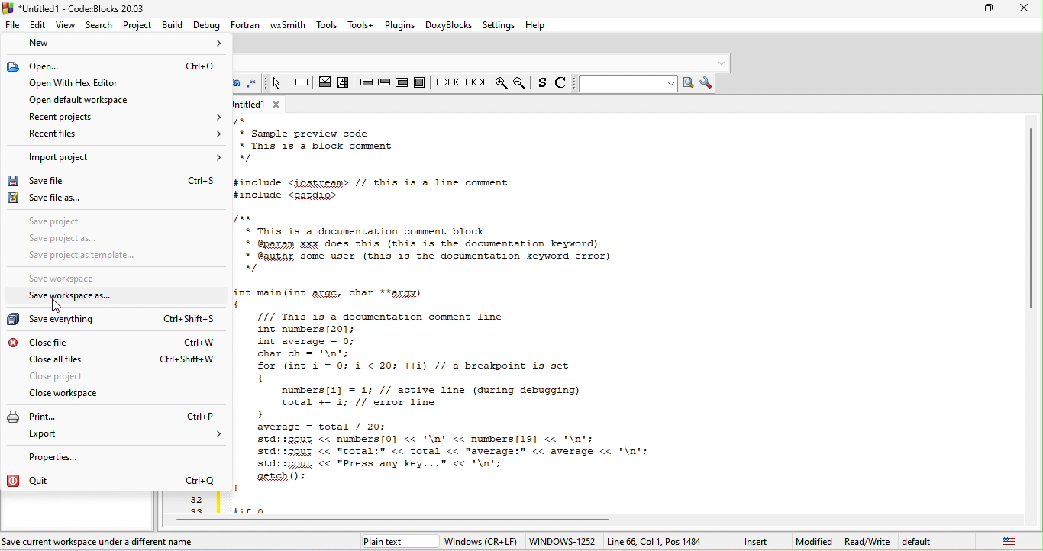  What do you see at coordinates (87, 239) in the screenshot?
I see `save project as` at bounding box center [87, 239].